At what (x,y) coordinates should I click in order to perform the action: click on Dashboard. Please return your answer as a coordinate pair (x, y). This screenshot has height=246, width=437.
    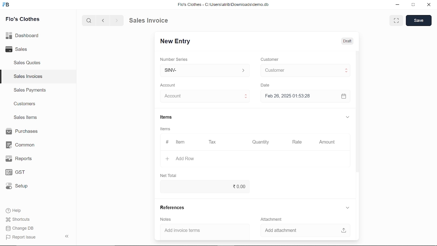
    Looking at the image, I should click on (24, 35).